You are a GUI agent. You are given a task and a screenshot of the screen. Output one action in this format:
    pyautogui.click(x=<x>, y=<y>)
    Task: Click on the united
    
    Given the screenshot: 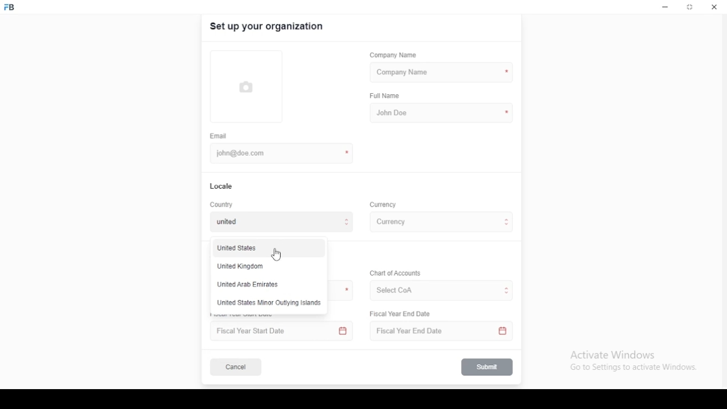 What is the action you would take?
    pyautogui.click(x=227, y=222)
    